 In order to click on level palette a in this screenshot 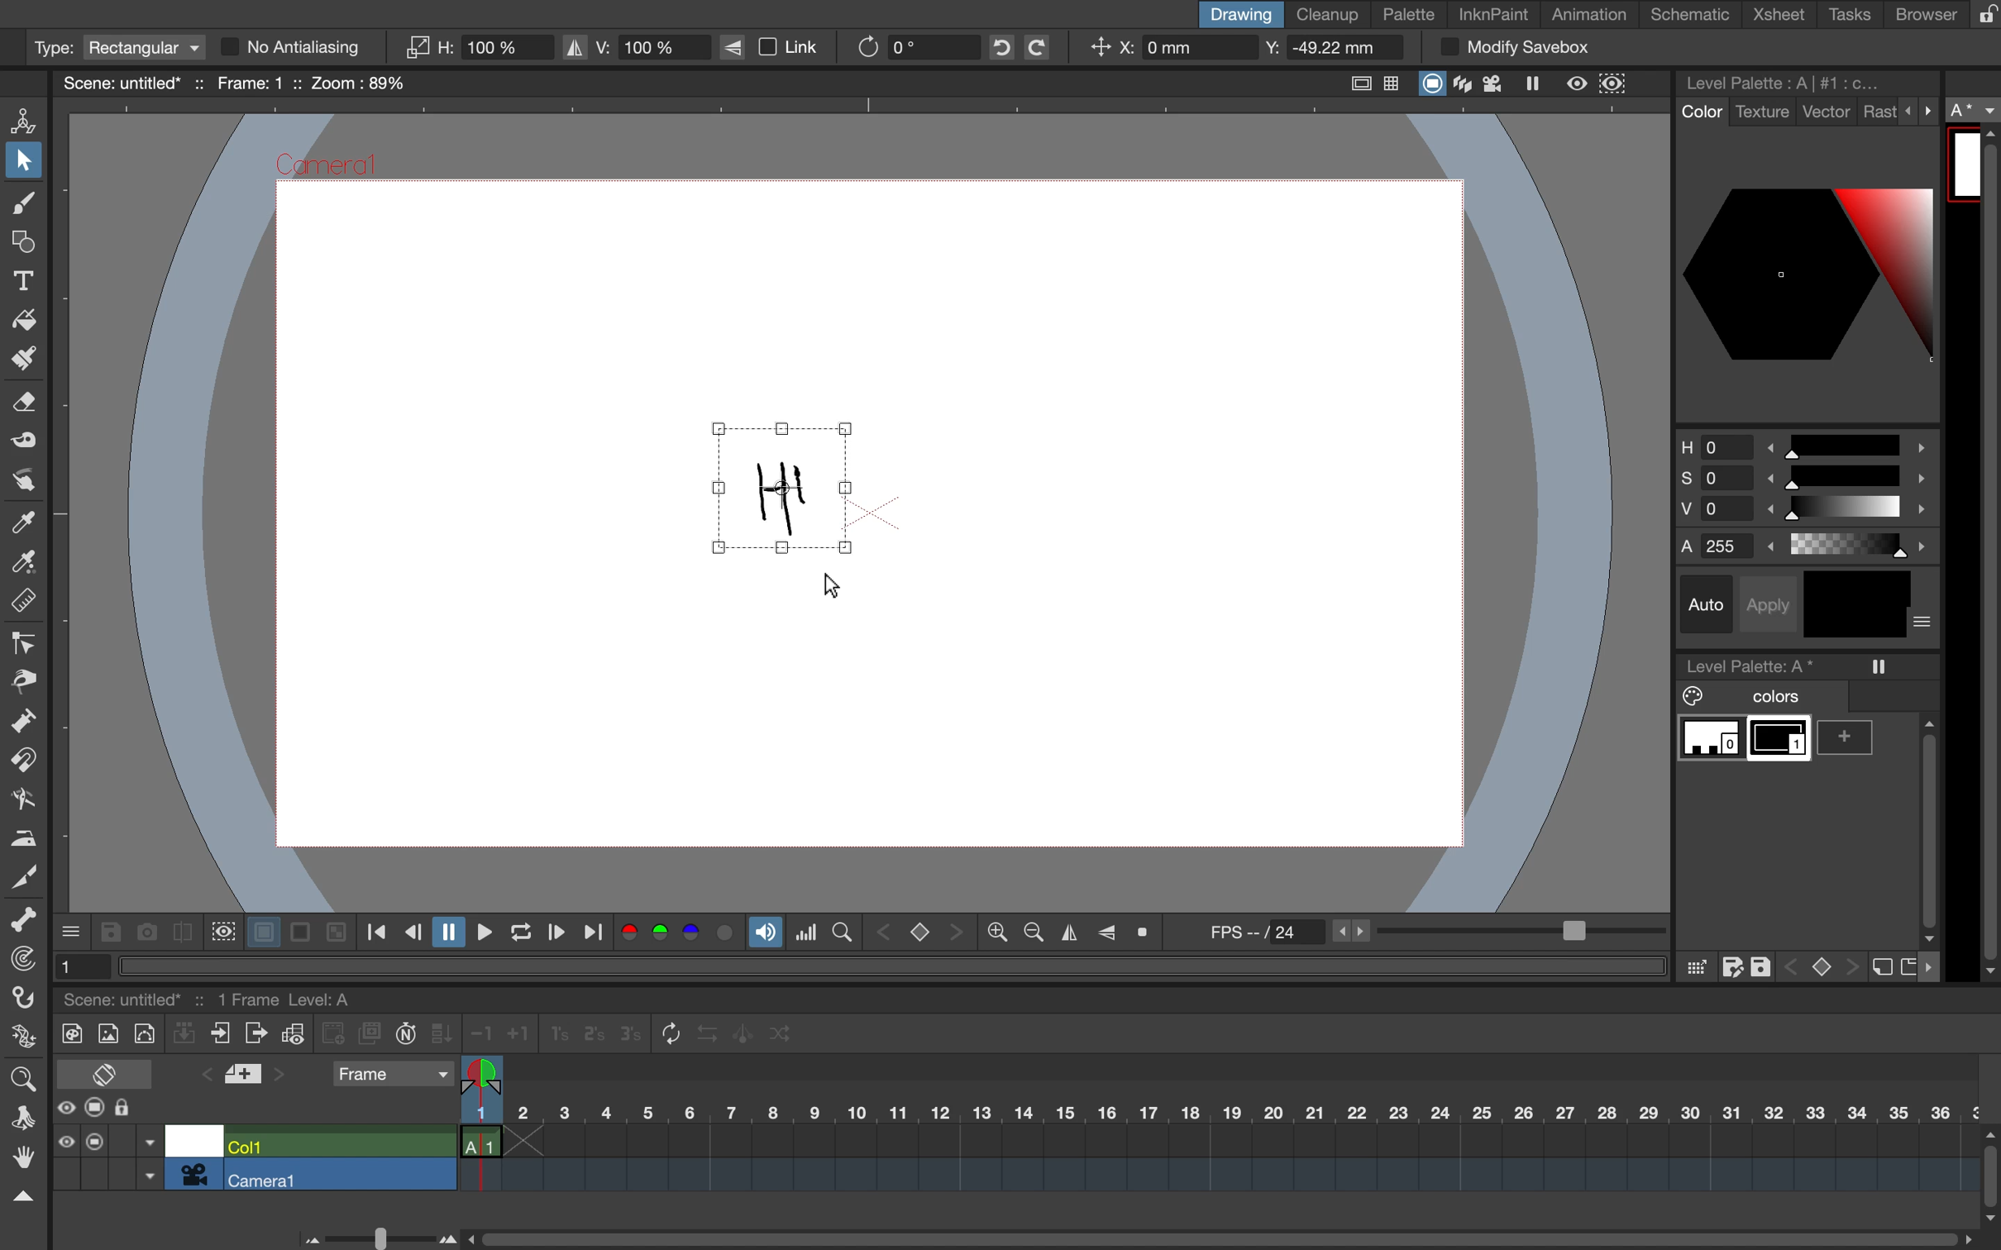, I will do `click(1756, 663)`.